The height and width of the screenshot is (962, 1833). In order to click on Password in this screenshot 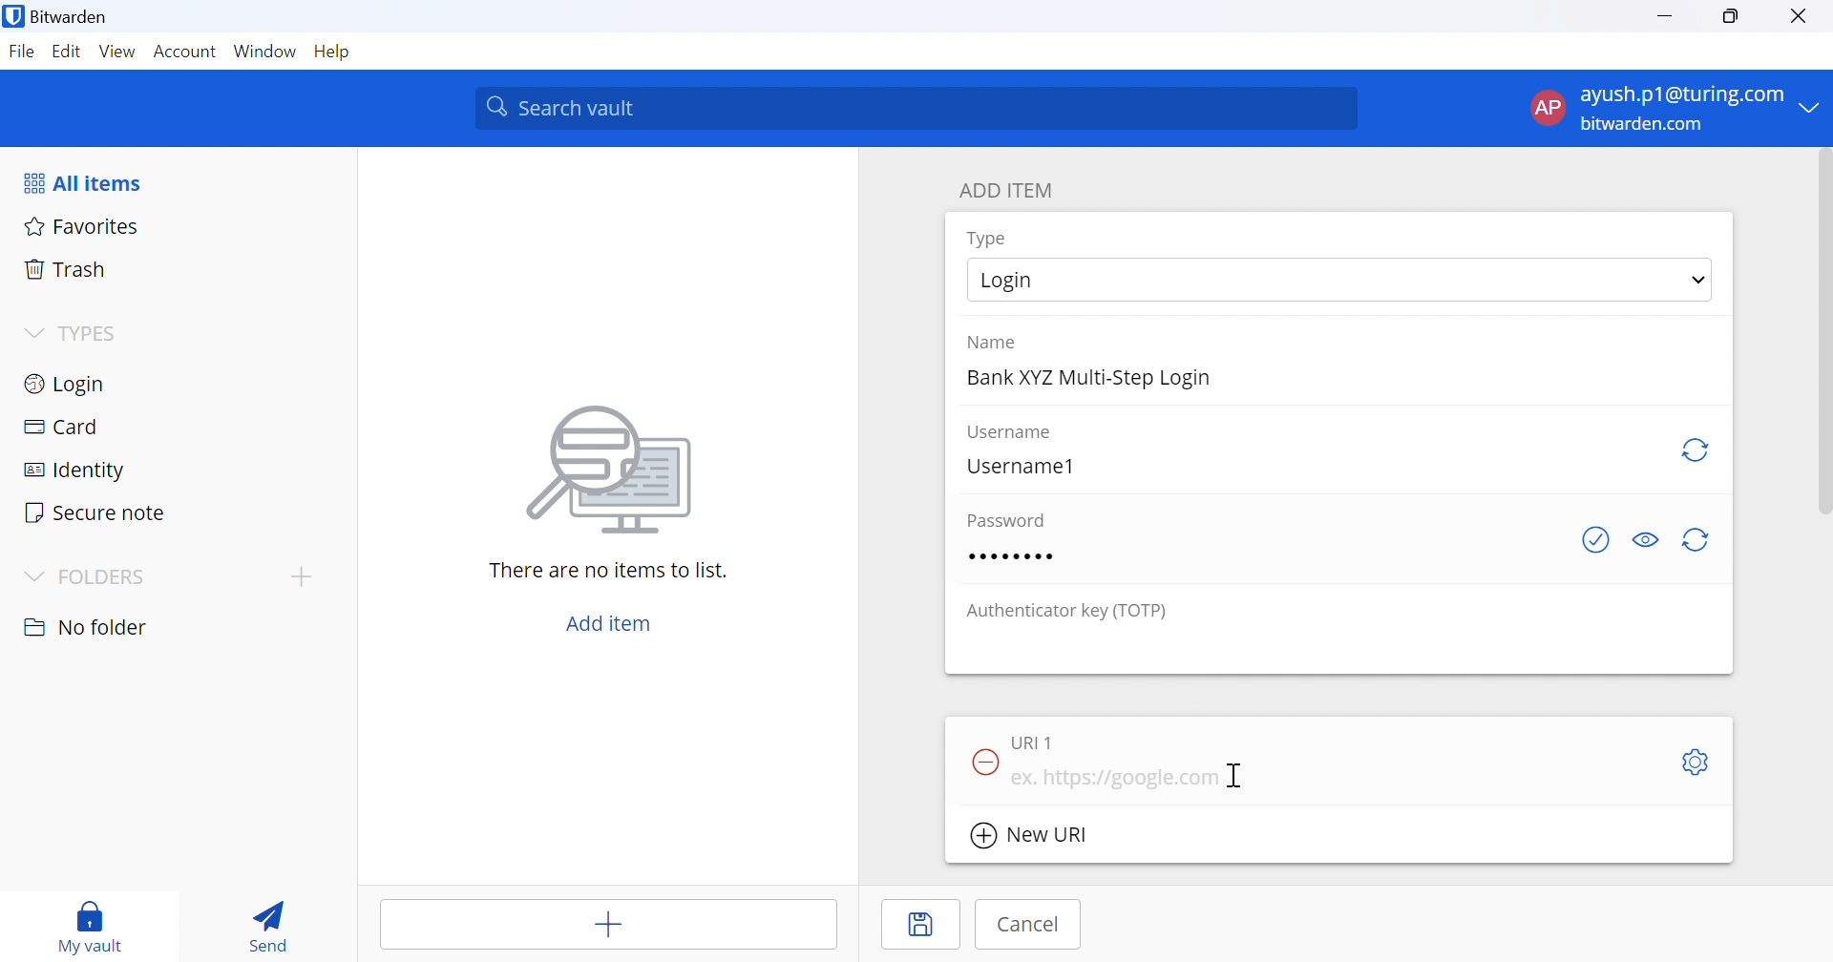, I will do `click(1009, 557)`.